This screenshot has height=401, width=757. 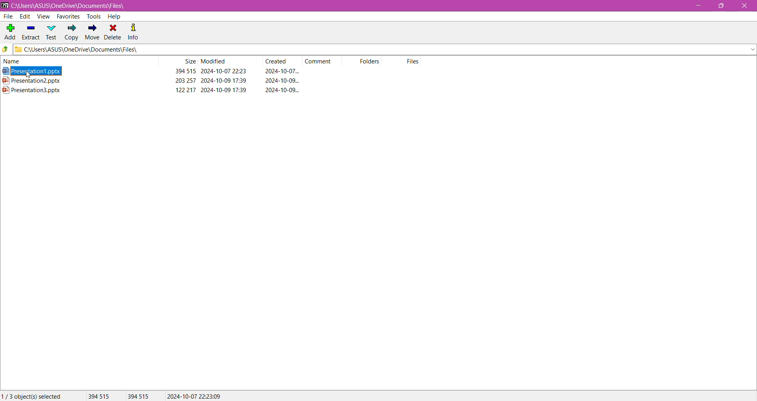 What do you see at coordinates (744, 6) in the screenshot?
I see `Close` at bounding box center [744, 6].